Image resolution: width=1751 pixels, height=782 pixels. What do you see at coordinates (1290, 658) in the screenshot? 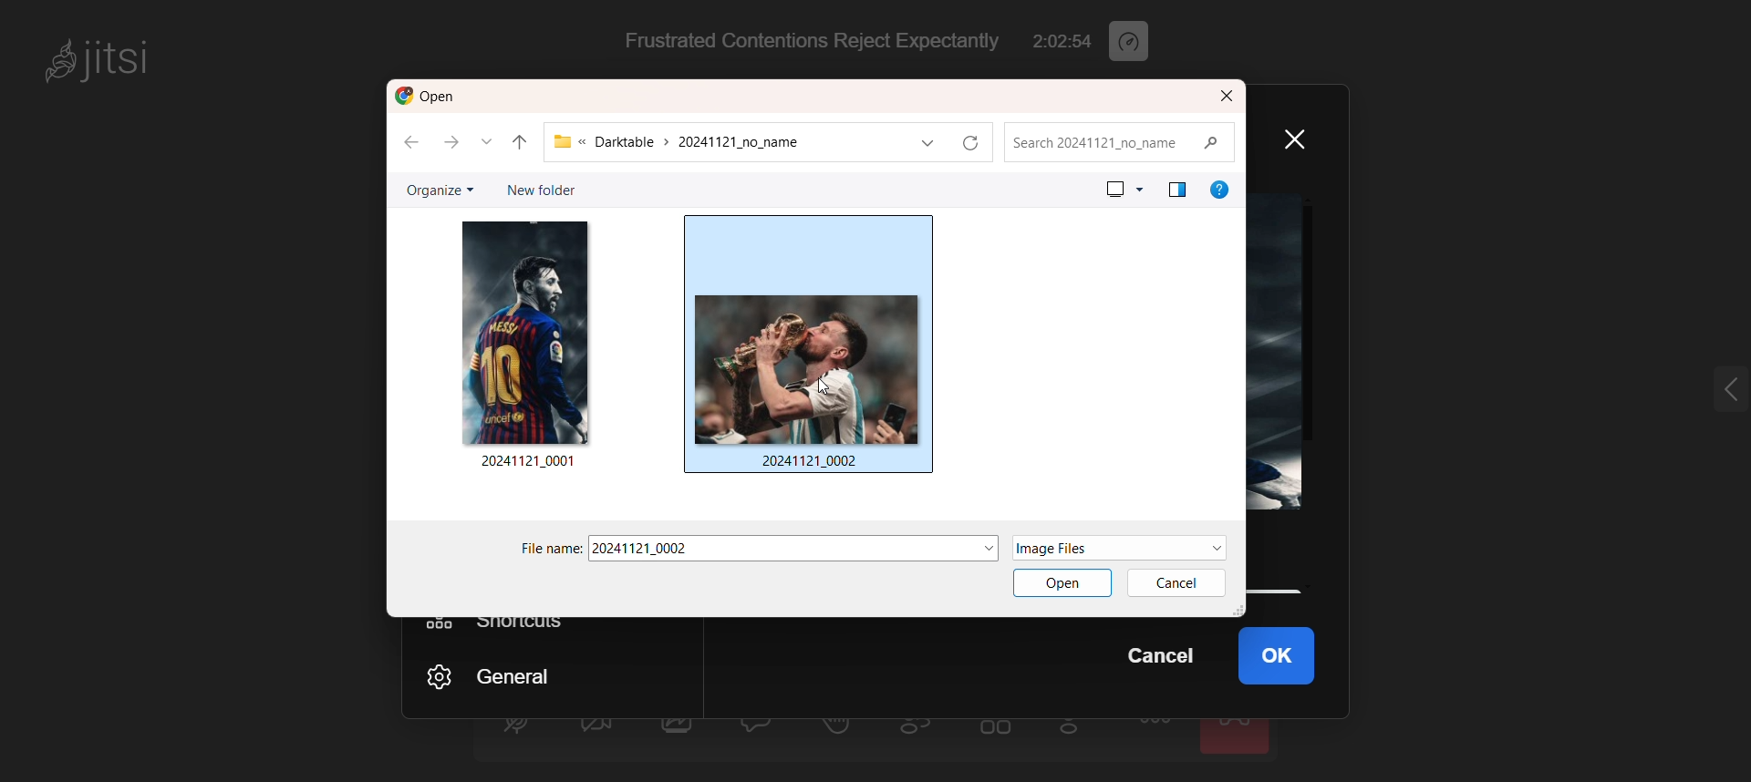
I see `ok` at bounding box center [1290, 658].